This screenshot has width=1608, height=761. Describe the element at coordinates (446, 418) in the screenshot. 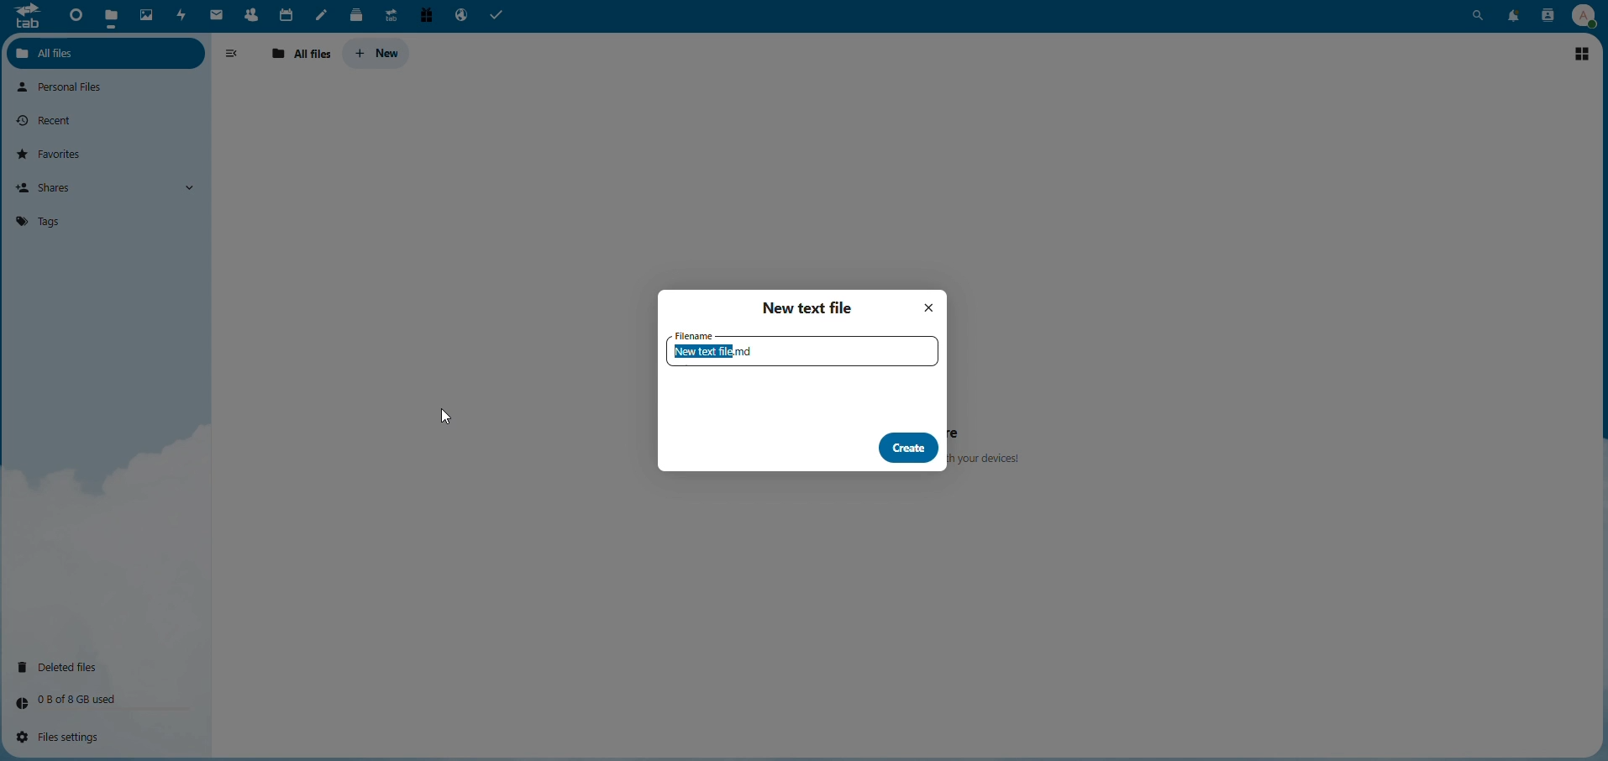

I see `Cursor` at that location.